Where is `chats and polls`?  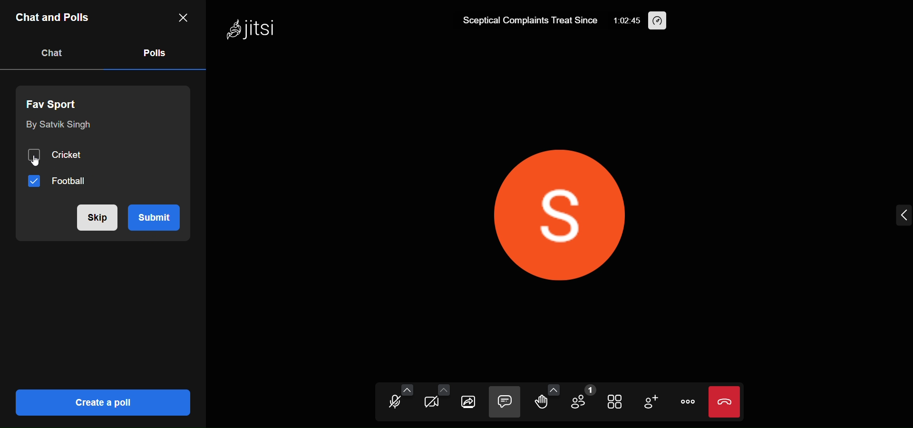
chats and polls is located at coordinates (54, 19).